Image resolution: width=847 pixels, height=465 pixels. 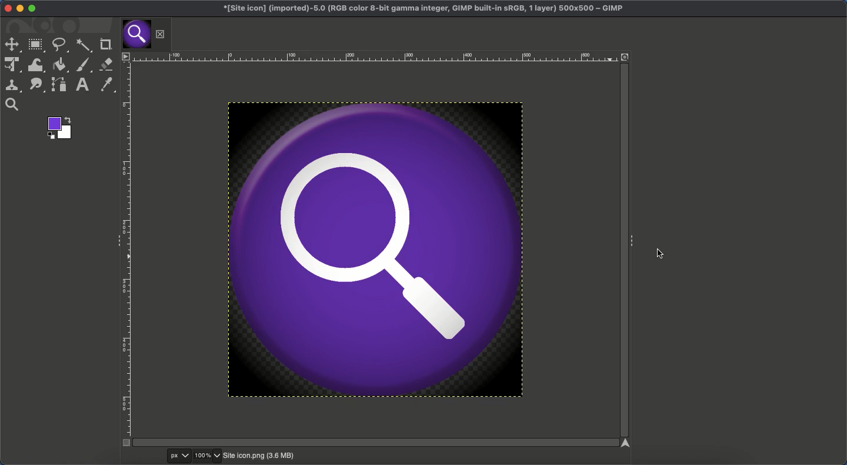 I want to click on Ruler, so click(x=372, y=57).